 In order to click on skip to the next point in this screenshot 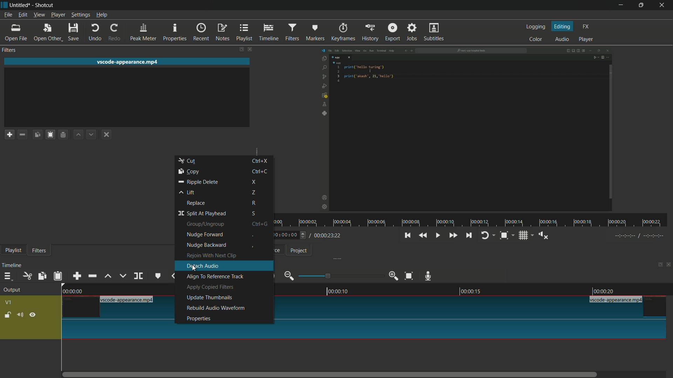, I will do `click(469, 236)`.